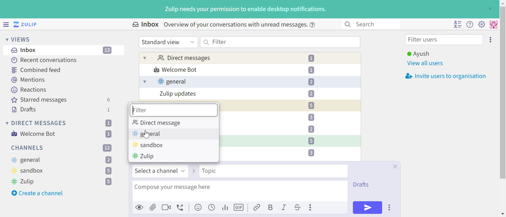 This screenshot has width=506, height=217. Describe the element at coordinates (176, 70) in the screenshot. I see `Welcome Bot` at that location.